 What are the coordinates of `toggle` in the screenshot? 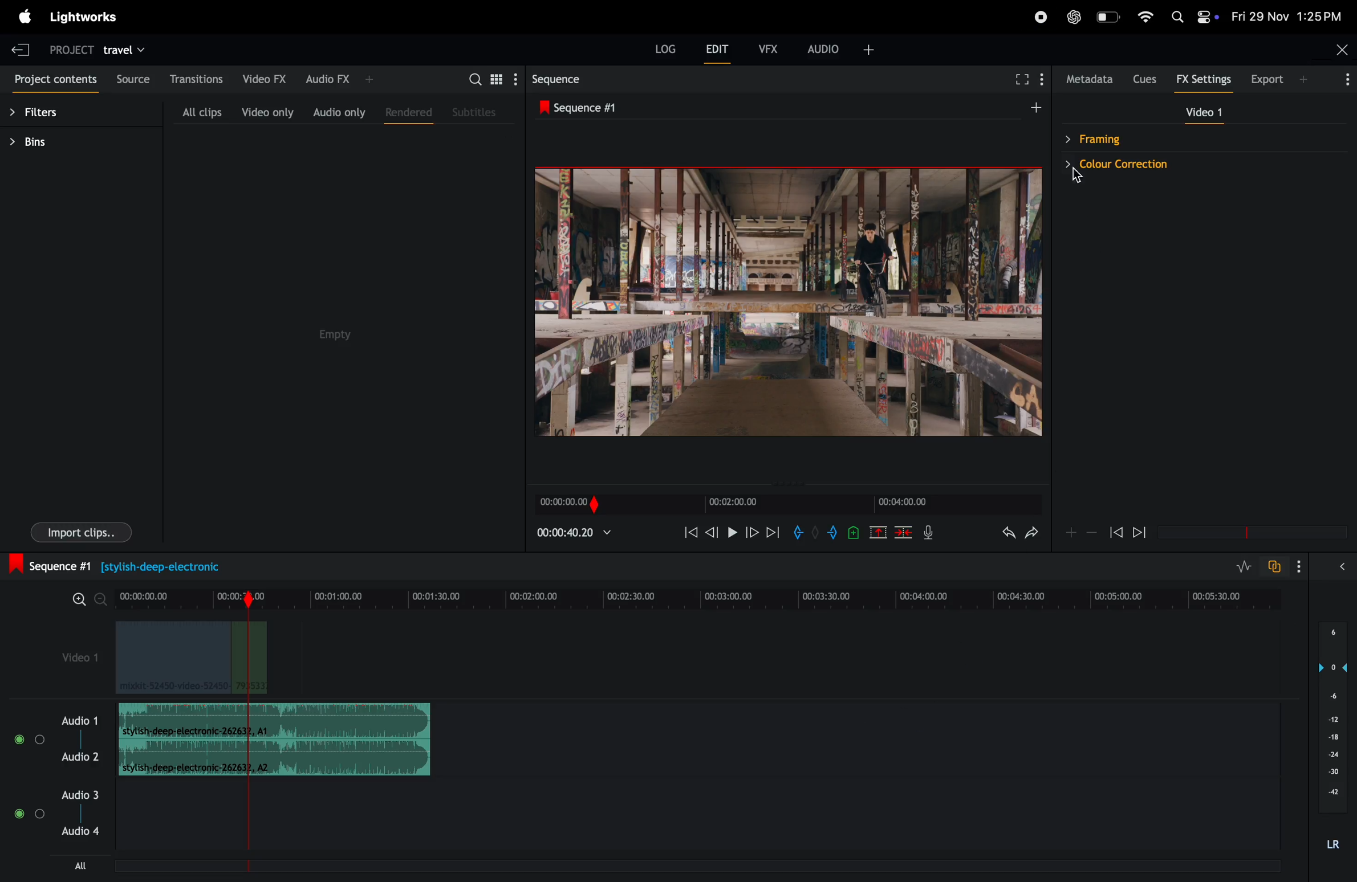 It's located at (18, 740).